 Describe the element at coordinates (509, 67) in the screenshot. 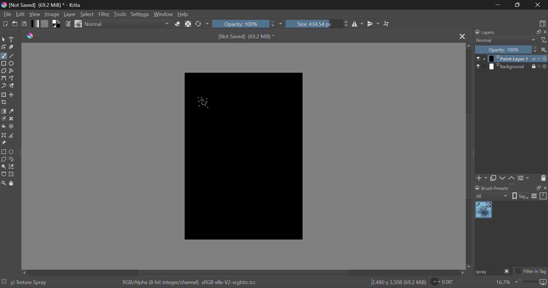

I see `layer 2` at that location.